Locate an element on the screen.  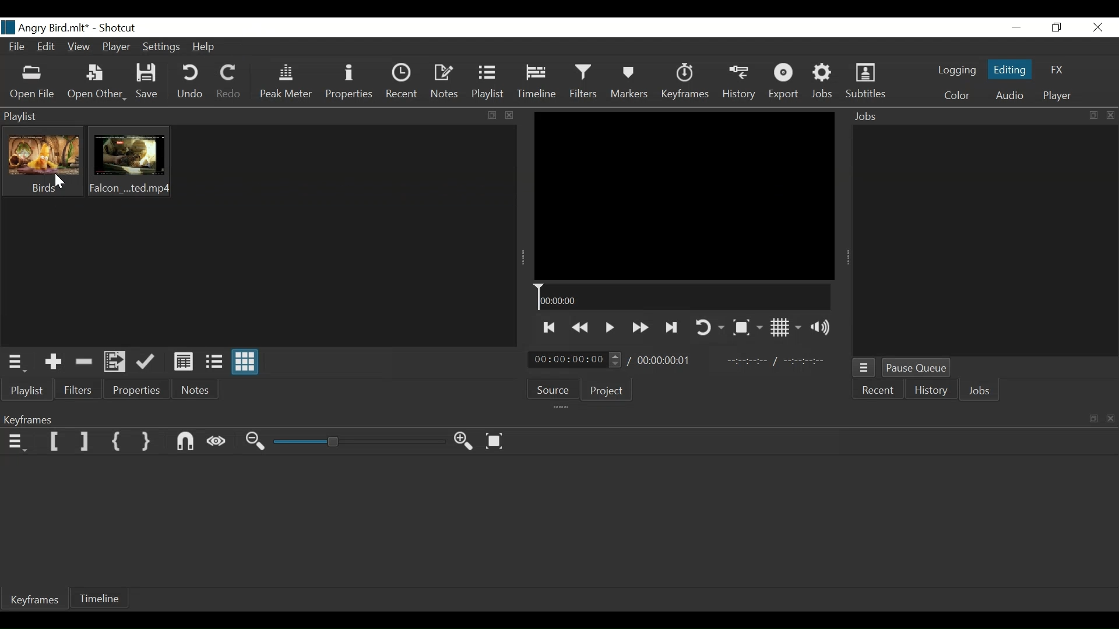
Toggle play or pause is located at coordinates (610, 327).